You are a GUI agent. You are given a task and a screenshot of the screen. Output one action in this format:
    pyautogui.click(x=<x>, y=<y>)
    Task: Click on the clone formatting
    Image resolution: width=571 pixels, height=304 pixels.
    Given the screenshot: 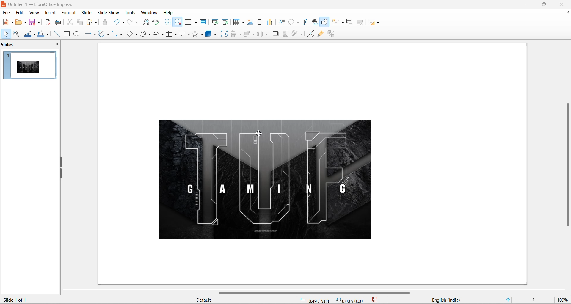 What is the action you would take?
    pyautogui.click(x=106, y=23)
    